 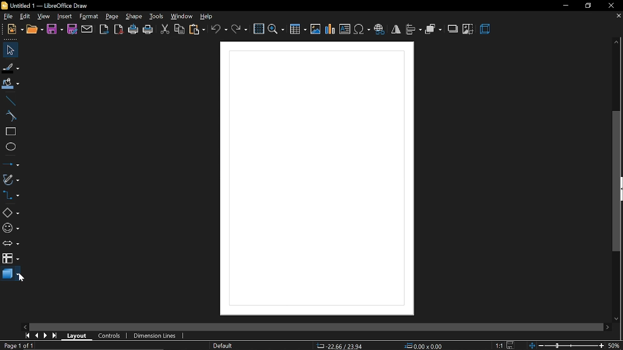 I want to click on format, so click(x=89, y=16).